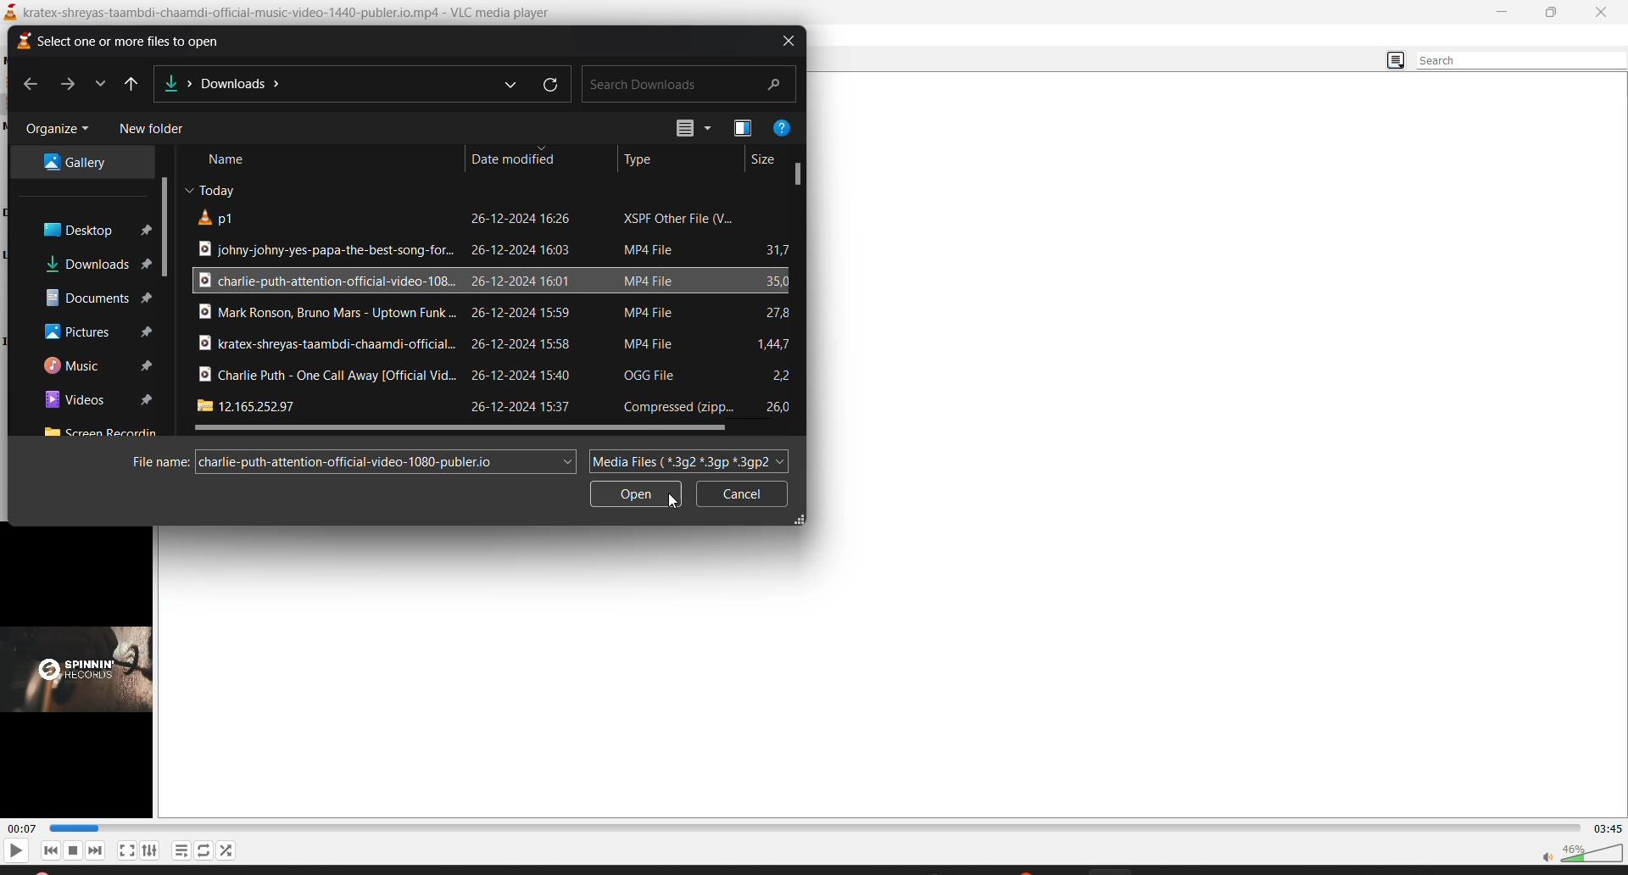 The height and width of the screenshot is (875, 1628). I want to click on file title, so click(321, 251).